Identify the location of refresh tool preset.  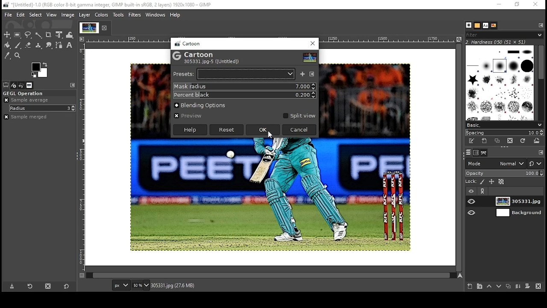
(30, 287).